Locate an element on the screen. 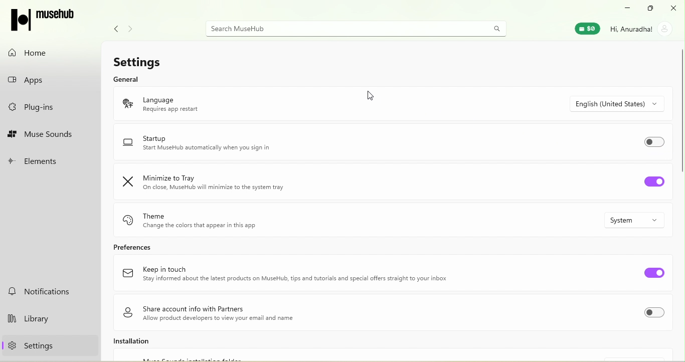  Toggle is located at coordinates (657, 314).